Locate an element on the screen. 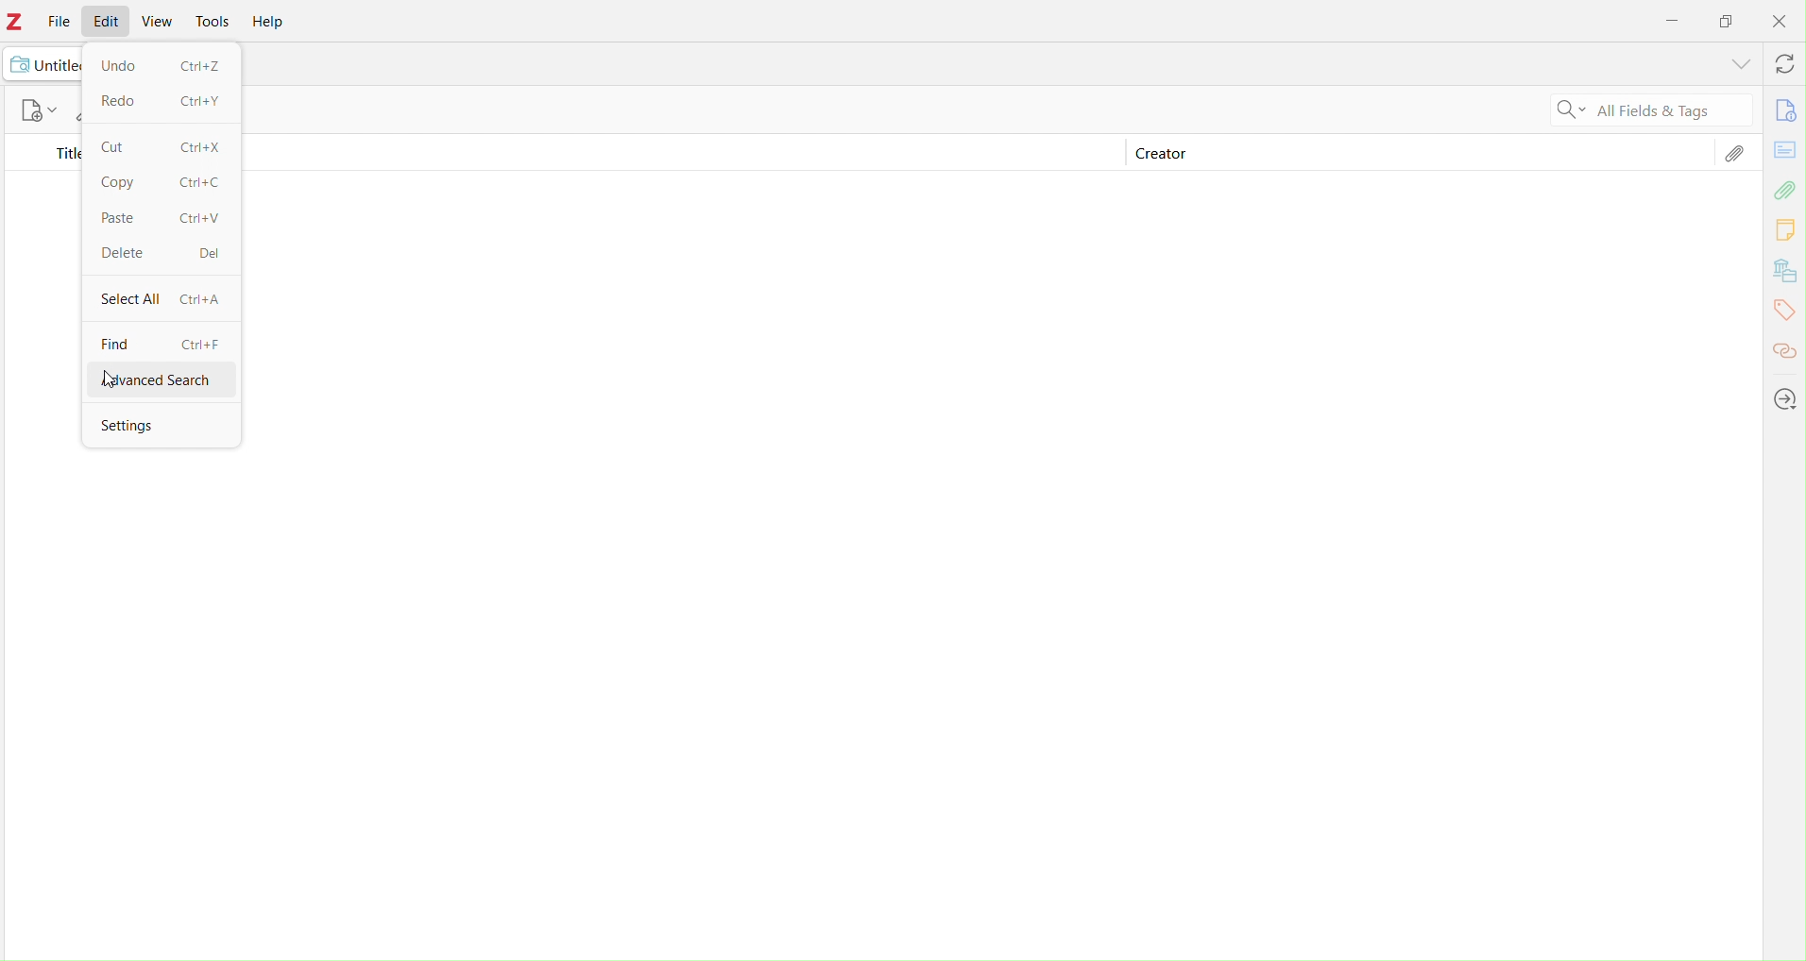  Select All is located at coordinates (168, 300).